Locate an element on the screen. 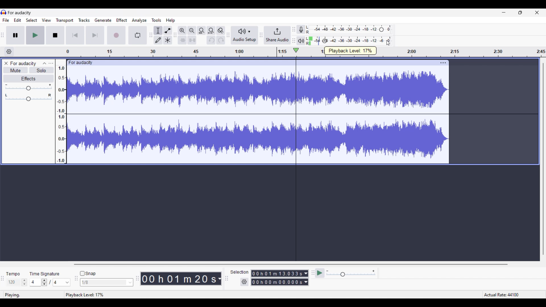 This screenshot has height=307, width=546. Selection duration is located at coordinates (277, 278).